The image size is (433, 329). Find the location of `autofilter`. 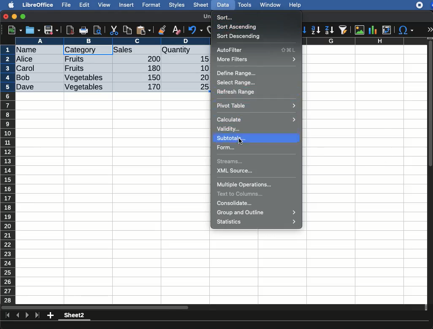

autofilter is located at coordinates (257, 50).